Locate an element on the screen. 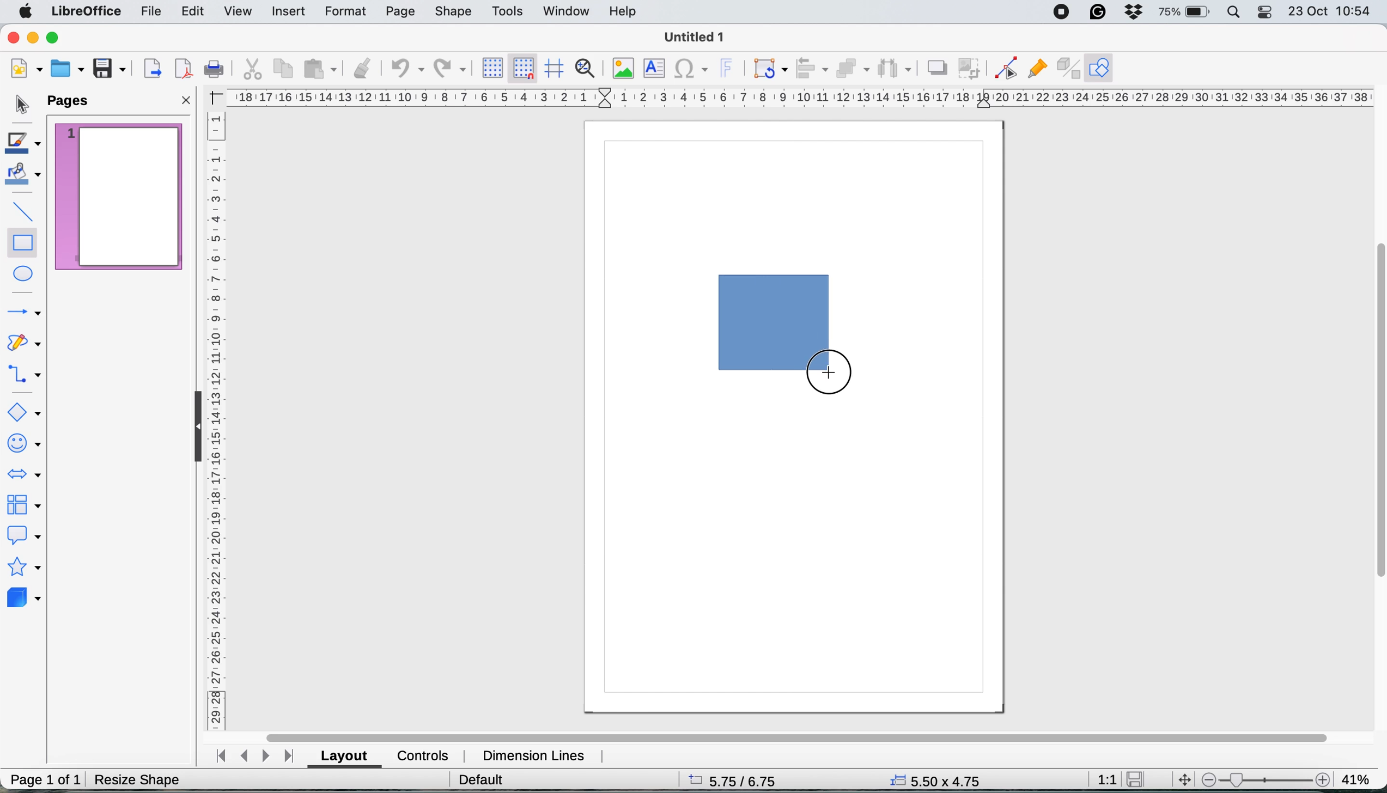  pages is located at coordinates (73, 102).